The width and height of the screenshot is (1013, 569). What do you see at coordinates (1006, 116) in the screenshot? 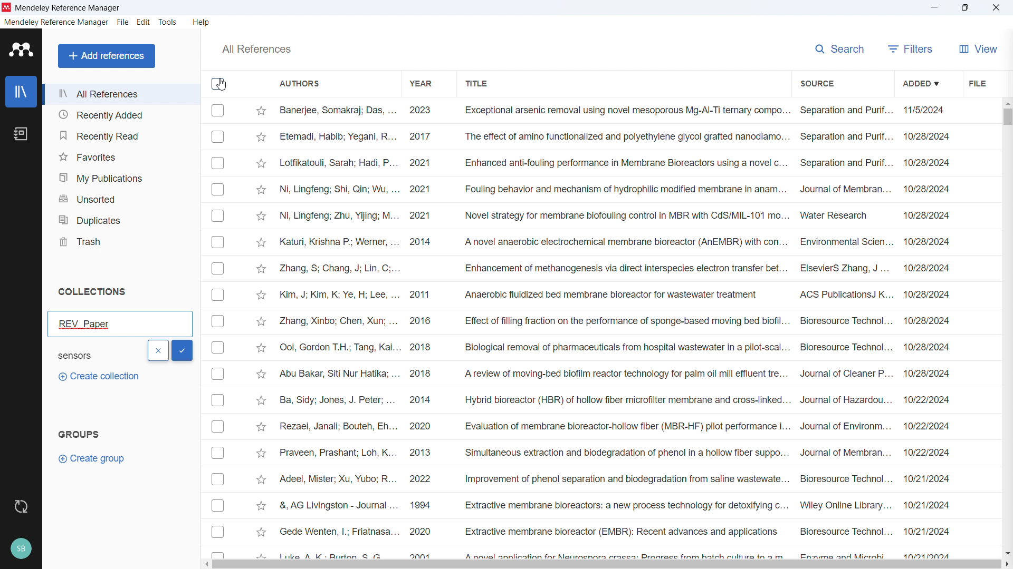
I see `Vertical scroll bar ` at bounding box center [1006, 116].